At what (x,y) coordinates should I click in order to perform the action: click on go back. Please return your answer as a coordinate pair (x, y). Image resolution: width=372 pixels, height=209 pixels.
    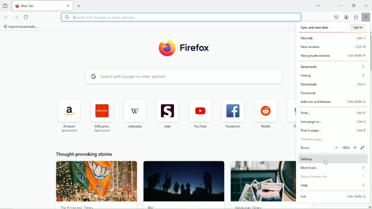
    Looking at the image, I should click on (6, 17).